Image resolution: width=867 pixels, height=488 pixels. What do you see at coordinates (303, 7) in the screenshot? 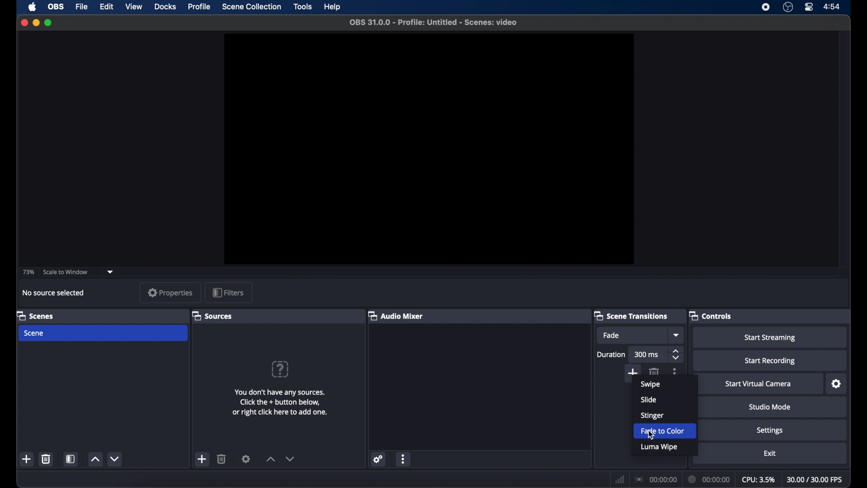
I see `tools` at bounding box center [303, 7].